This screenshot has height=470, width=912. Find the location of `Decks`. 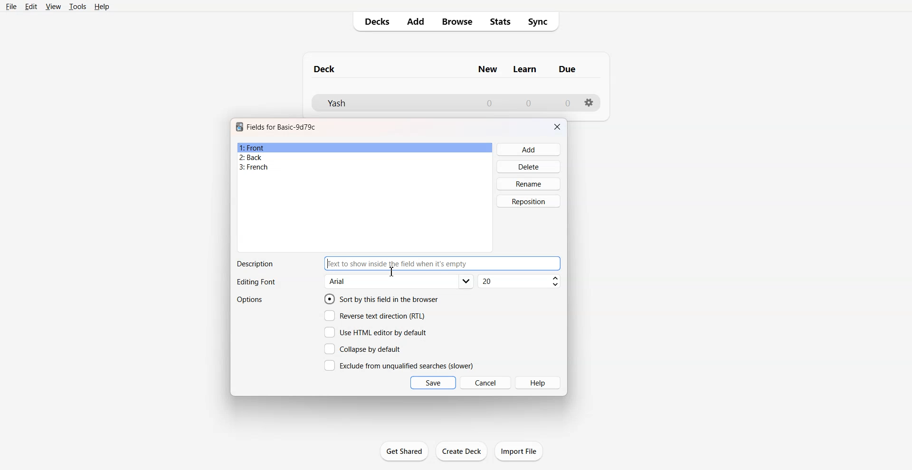

Decks is located at coordinates (374, 21).